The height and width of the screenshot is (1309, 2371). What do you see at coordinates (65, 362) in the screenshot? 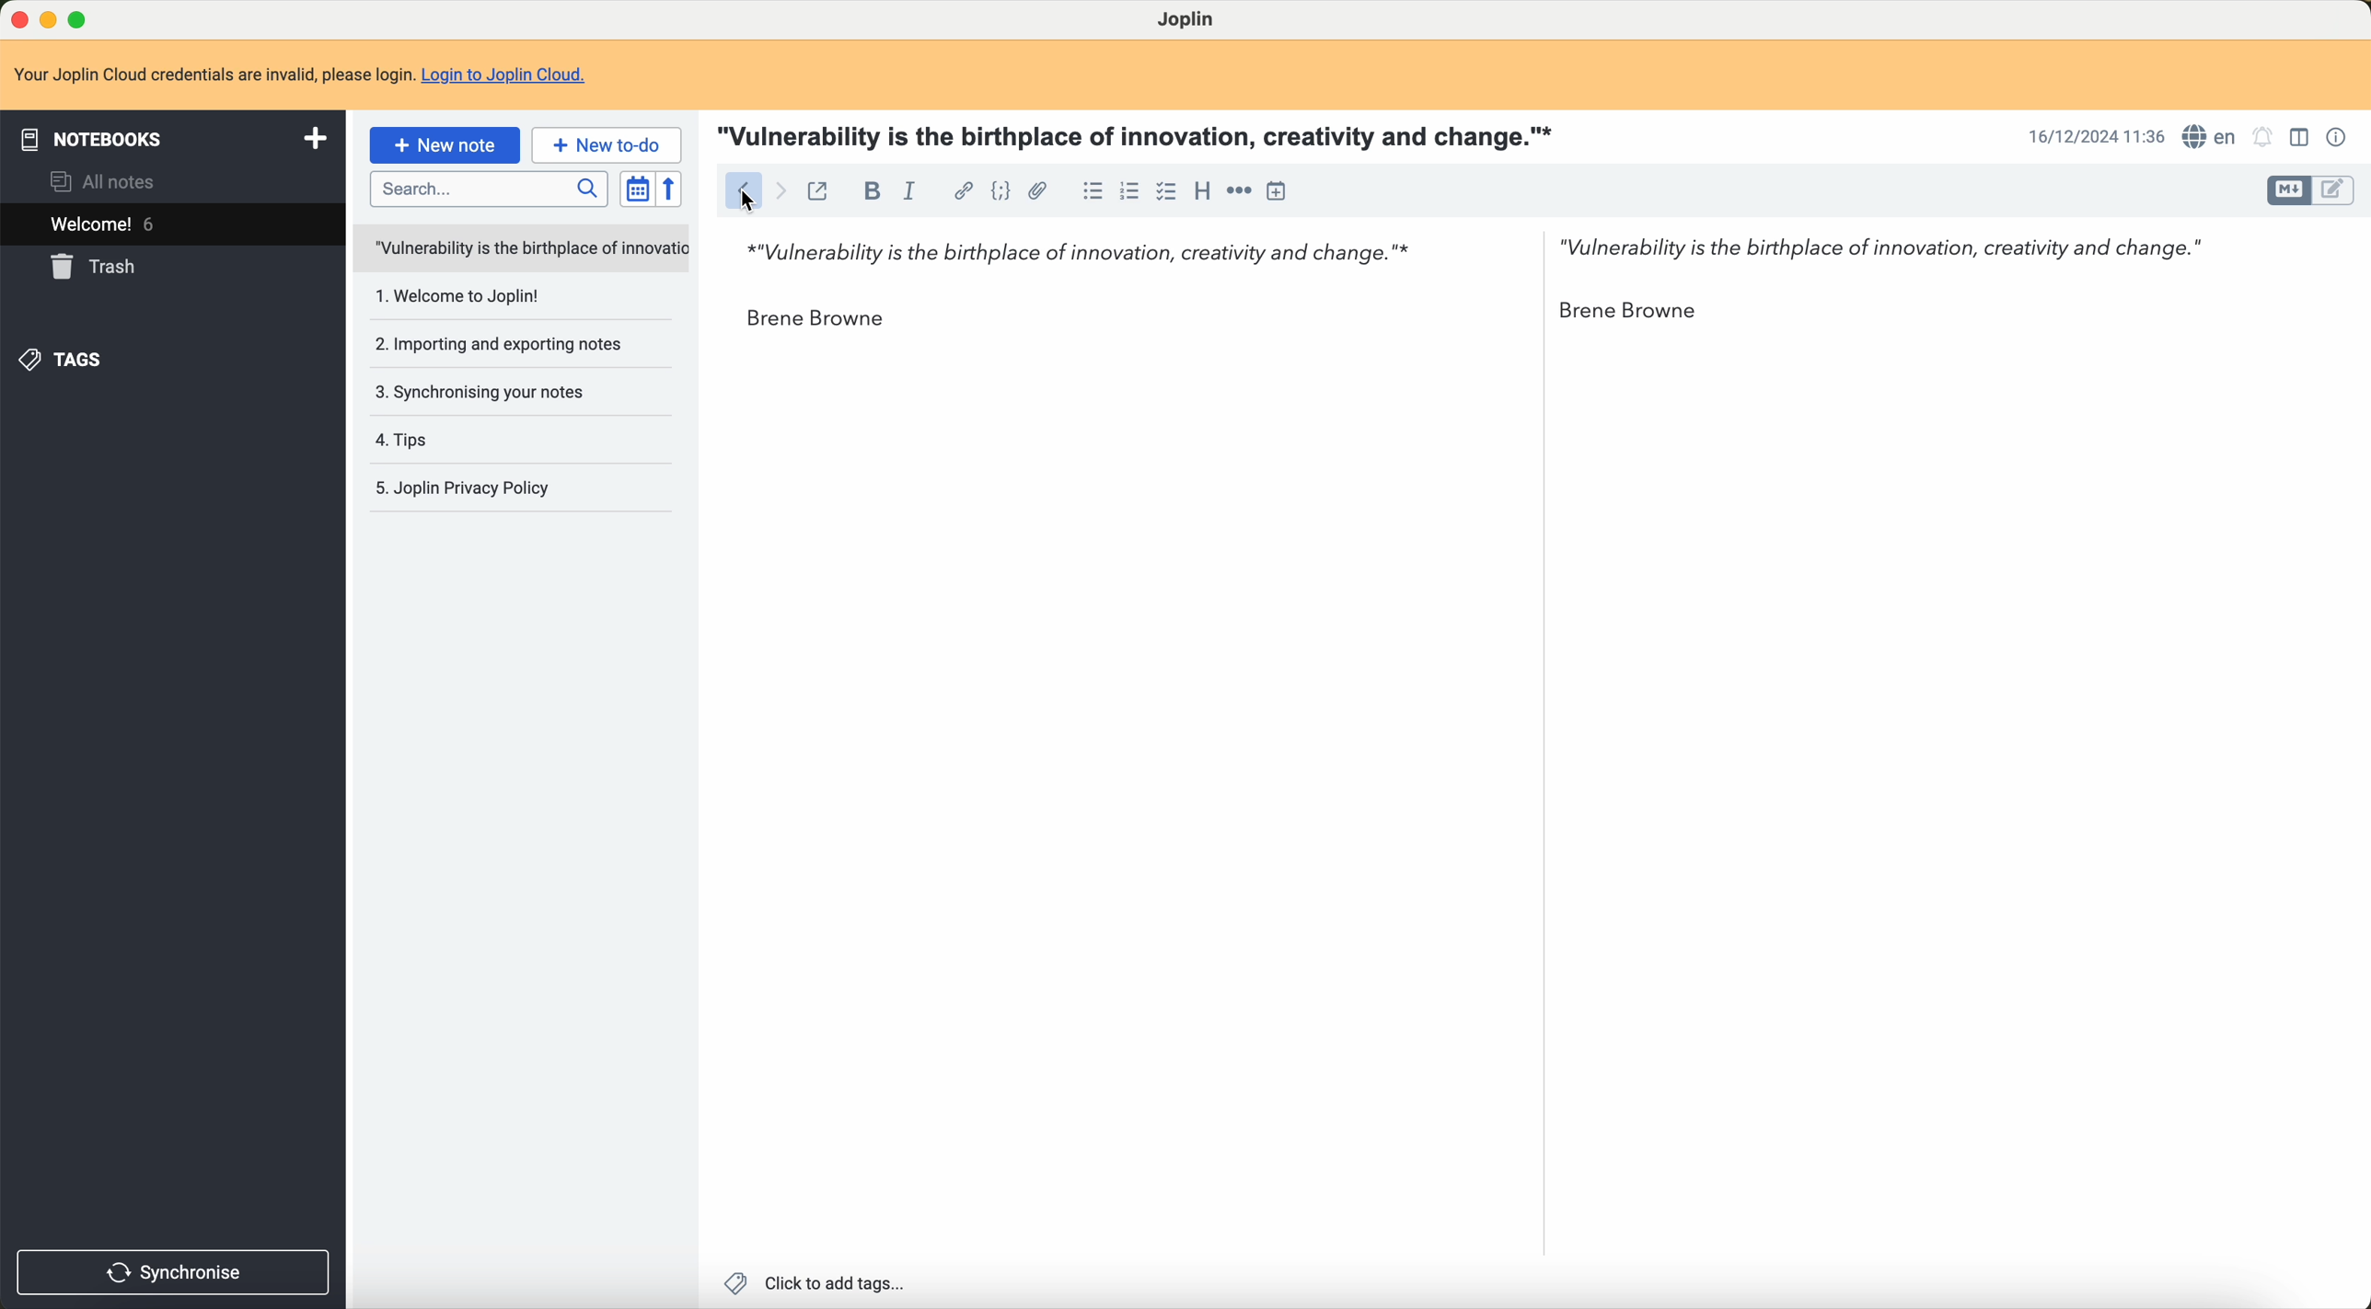
I see `tags` at bounding box center [65, 362].